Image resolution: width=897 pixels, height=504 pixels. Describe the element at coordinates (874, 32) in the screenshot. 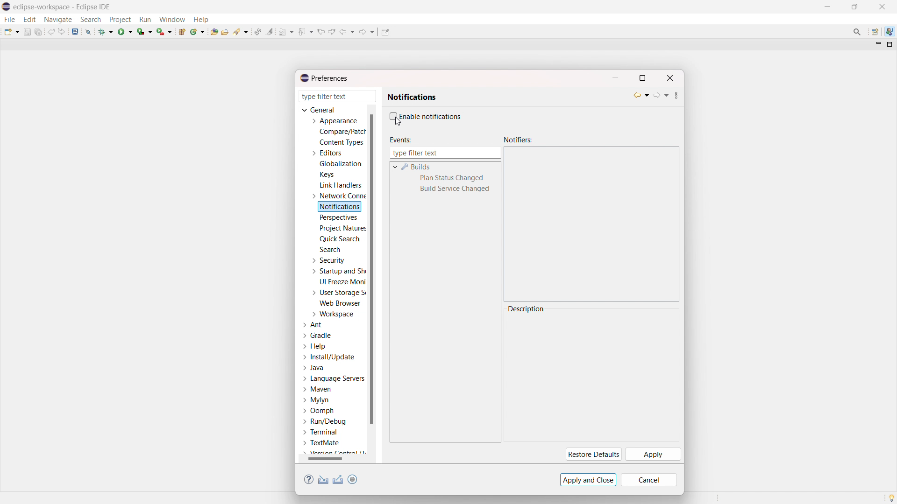

I see `open perspective` at that location.